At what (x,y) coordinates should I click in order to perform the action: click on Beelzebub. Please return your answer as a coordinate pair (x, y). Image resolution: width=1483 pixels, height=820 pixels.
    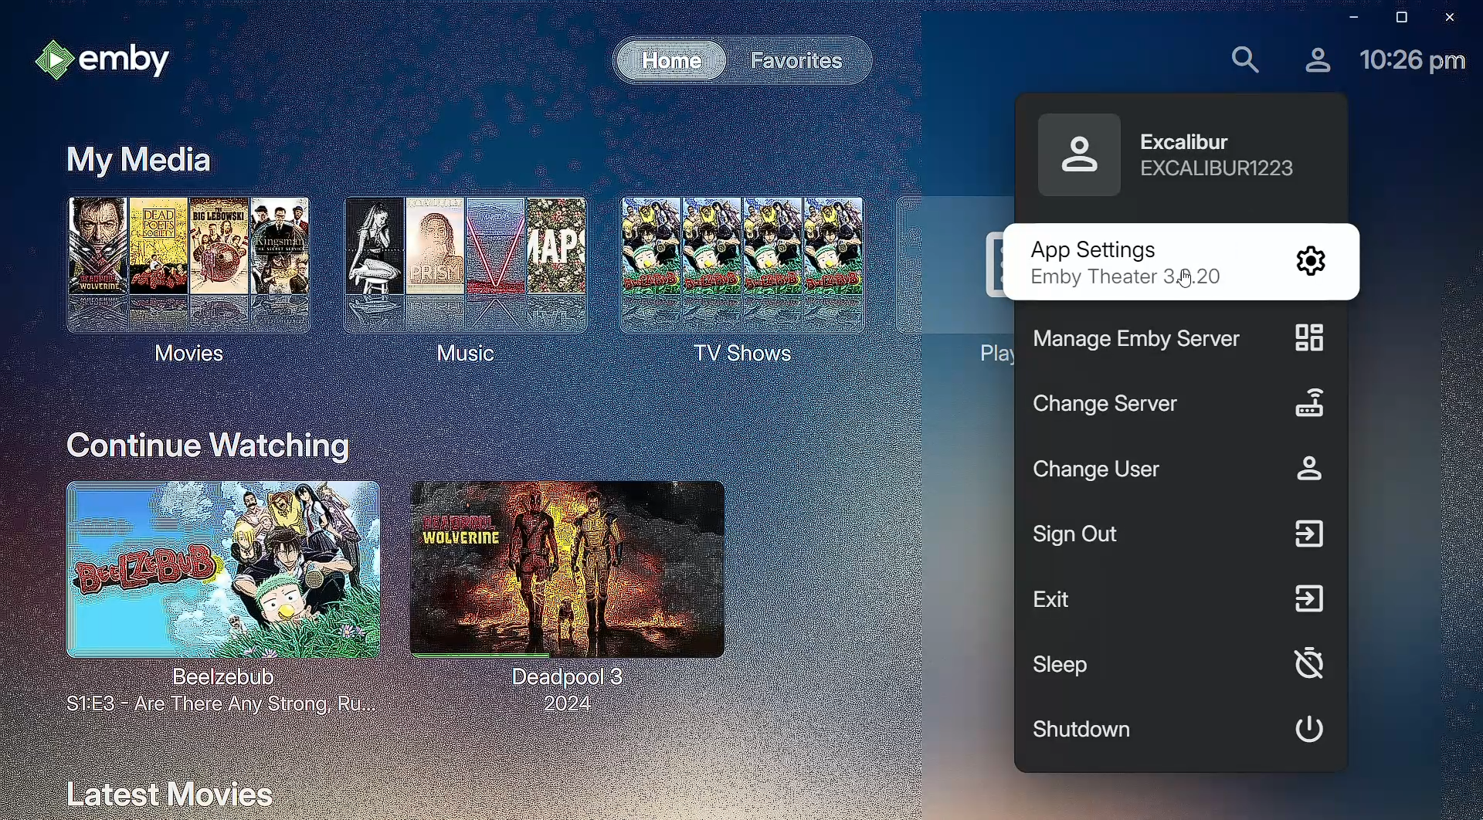
    Looking at the image, I should click on (213, 599).